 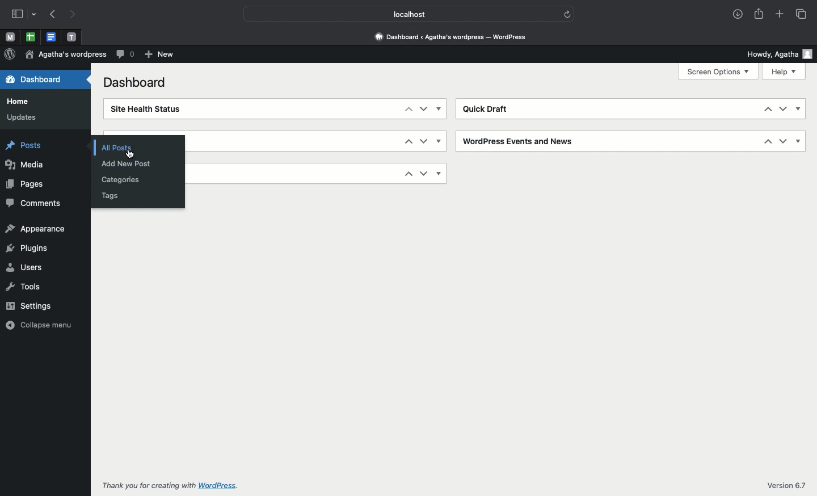 I want to click on Home, so click(x=21, y=100).